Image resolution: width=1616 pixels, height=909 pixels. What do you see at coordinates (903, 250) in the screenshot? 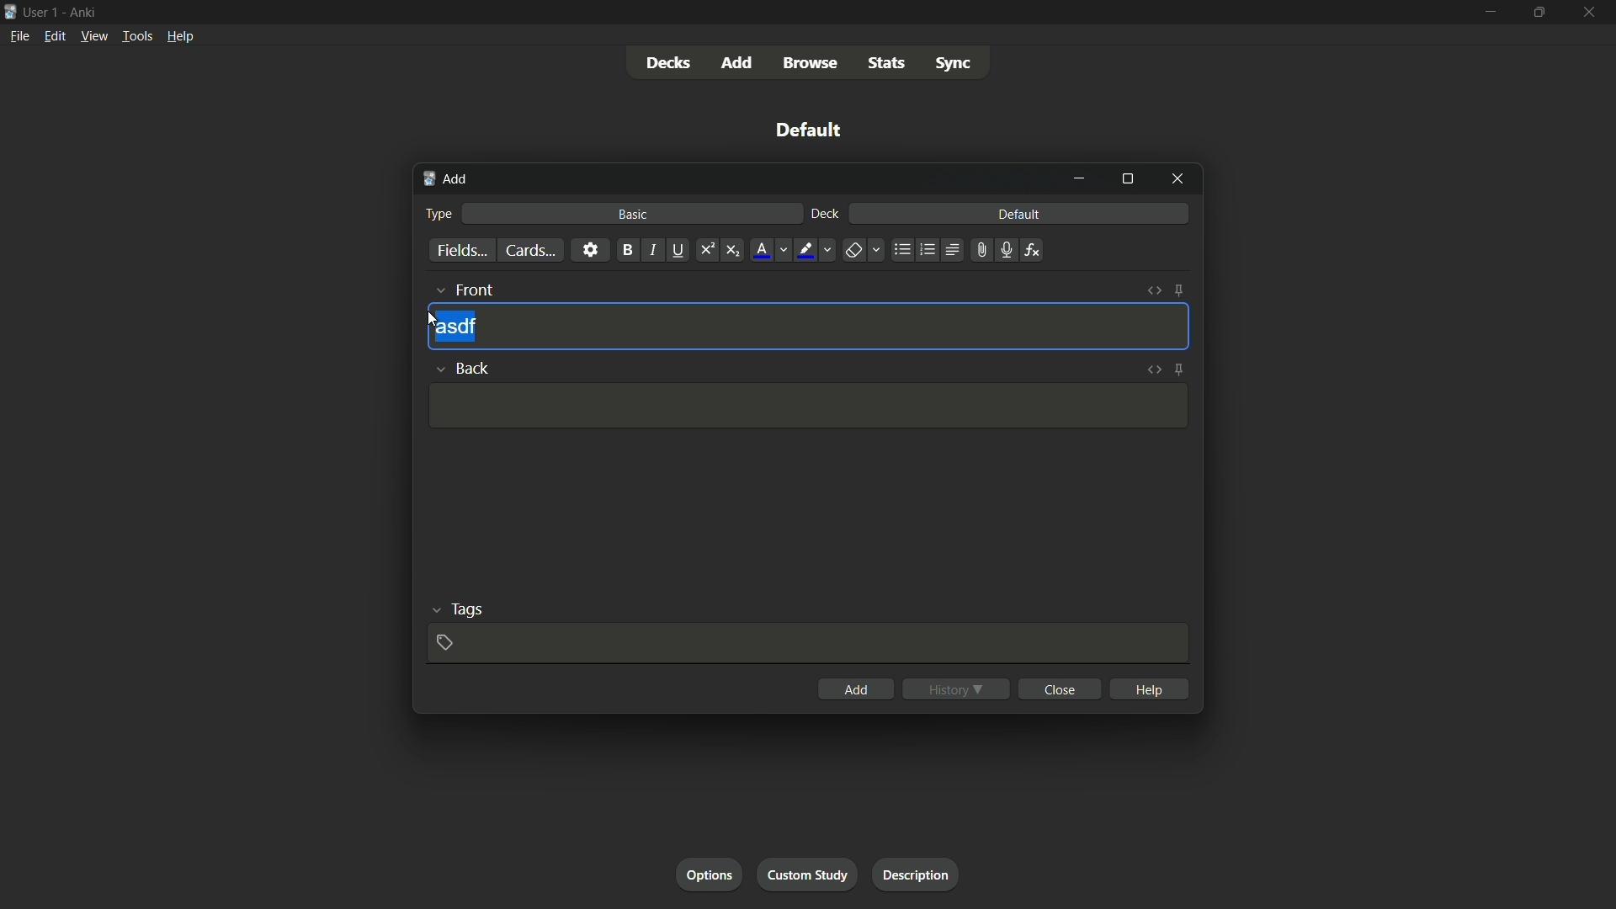
I see `unordered list` at bounding box center [903, 250].